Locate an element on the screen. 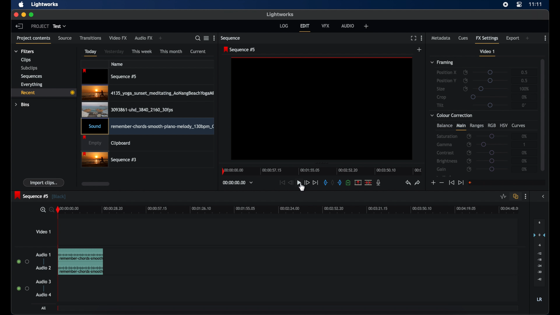  close is located at coordinates (16, 15).